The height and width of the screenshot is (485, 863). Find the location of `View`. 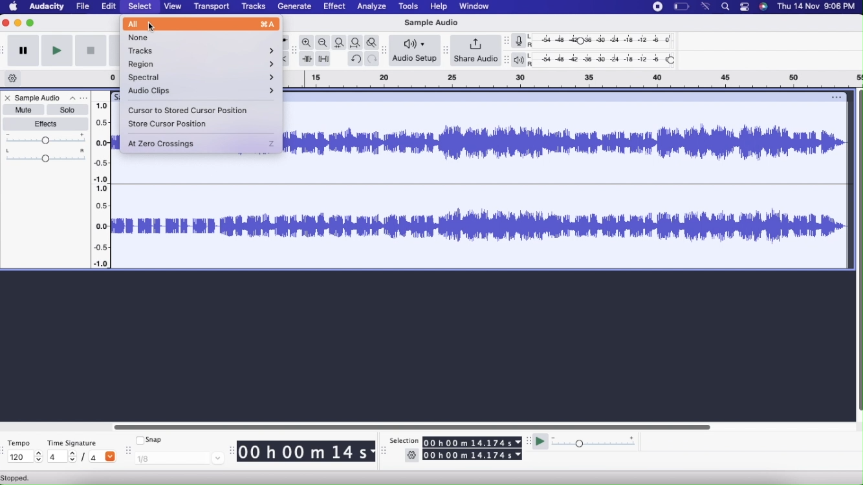

View is located at coordinates (173, 6).